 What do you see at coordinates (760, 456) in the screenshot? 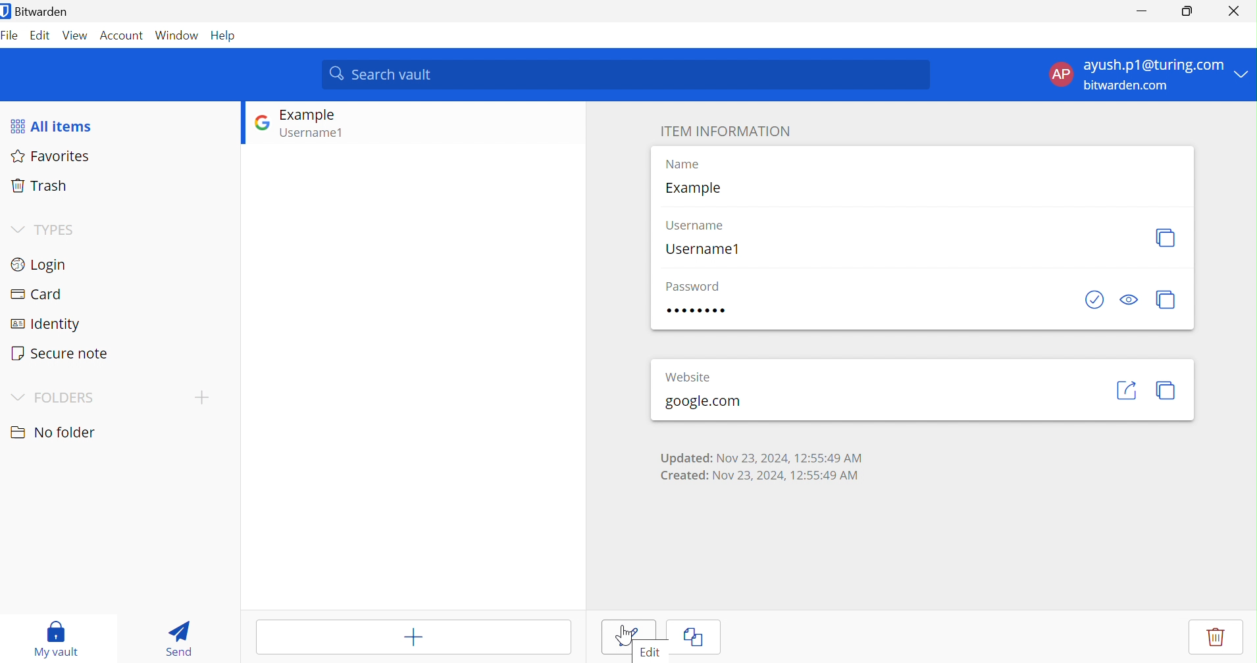
I see `Updated: Nov 23, 2024, 12:55:49 AM` at bounding box center [760, 456].